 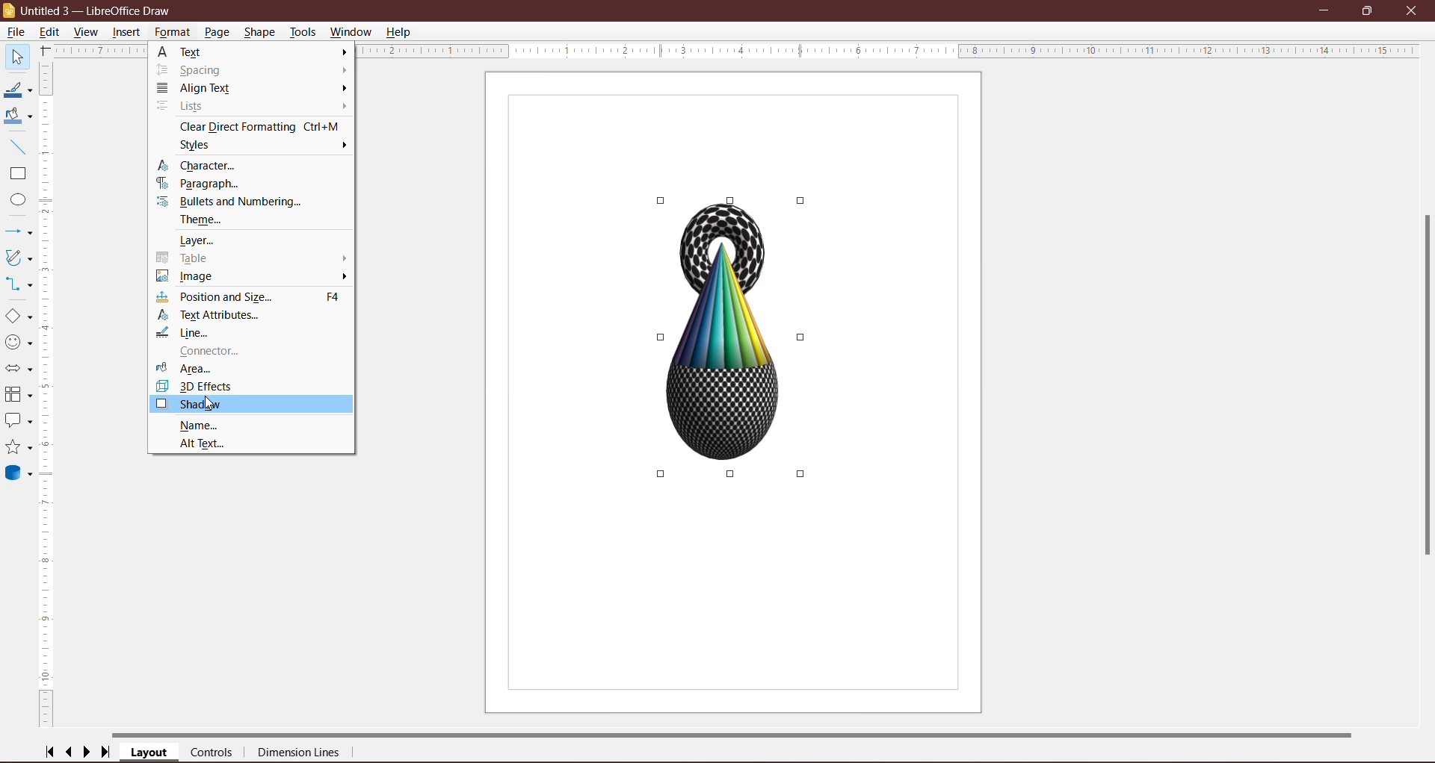 I want to click on 3D Effects, so click(x=198, y=387).